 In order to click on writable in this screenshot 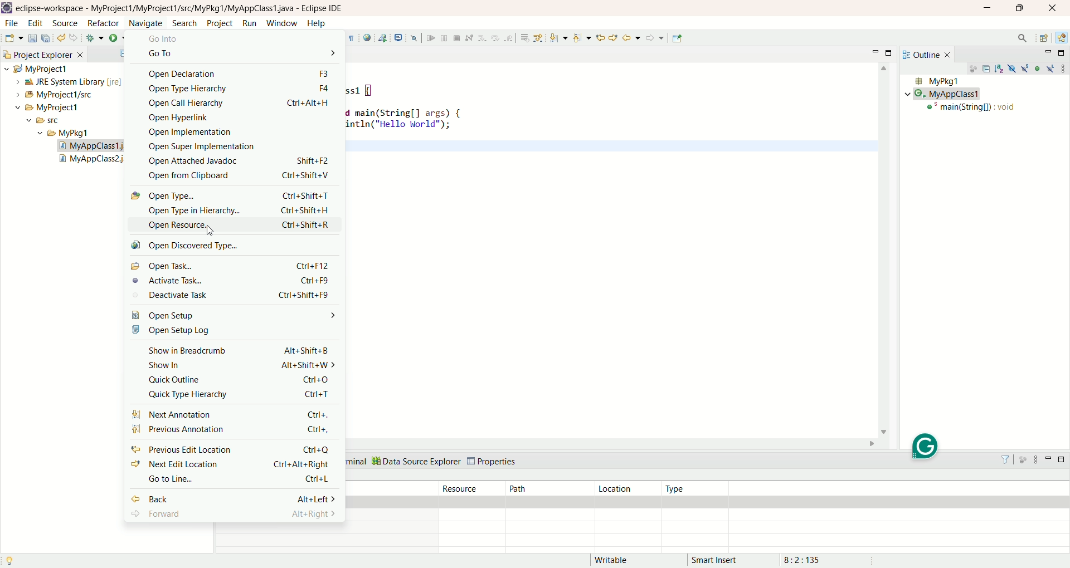, I will do `click(617, 560)`.